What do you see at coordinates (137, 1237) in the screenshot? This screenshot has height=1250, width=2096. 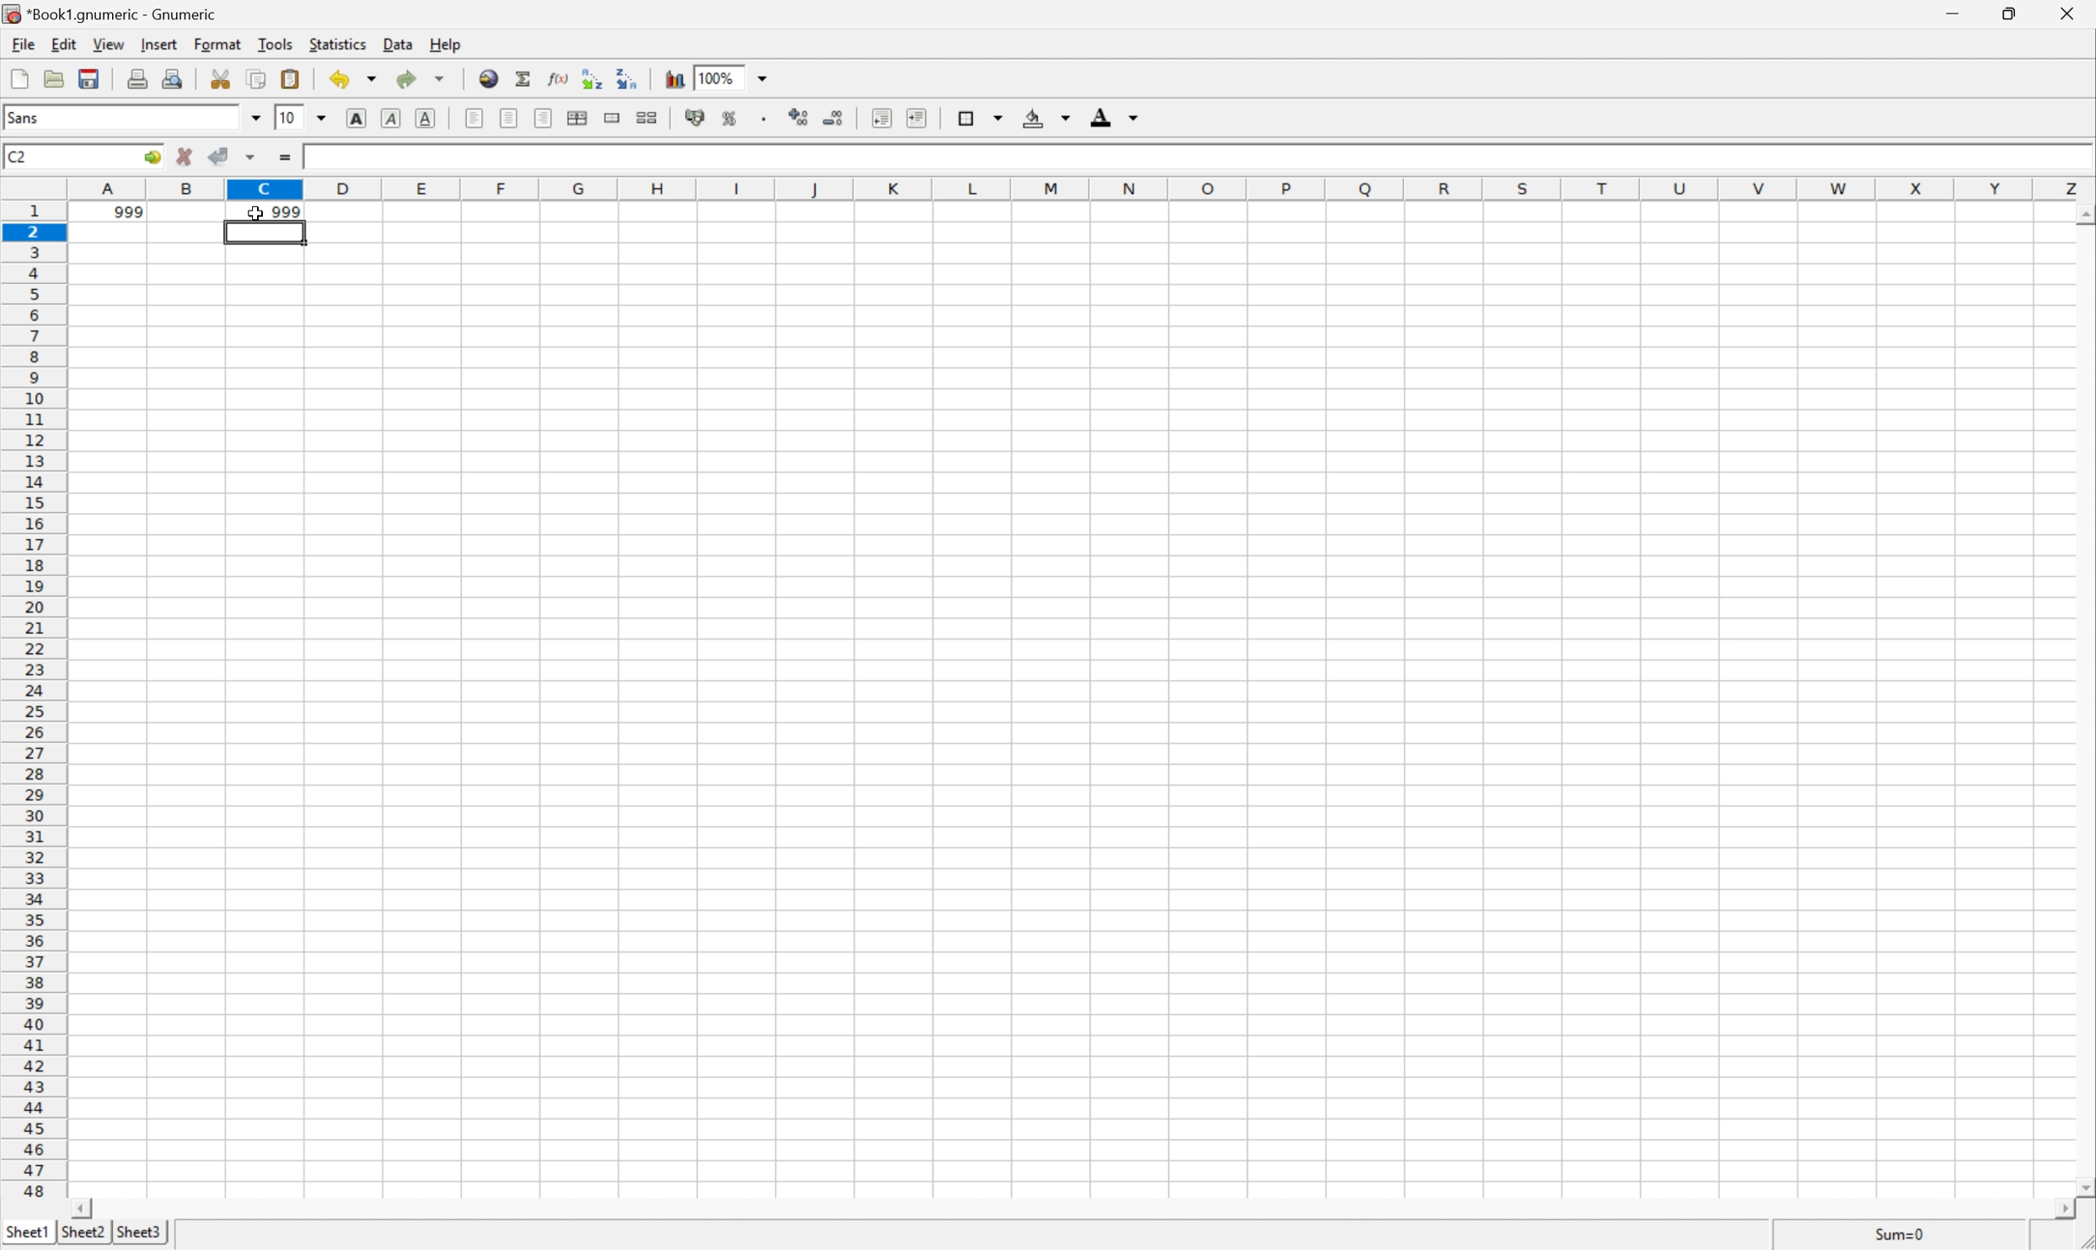 I see `sheet3` at bounding box center [137, 1237].